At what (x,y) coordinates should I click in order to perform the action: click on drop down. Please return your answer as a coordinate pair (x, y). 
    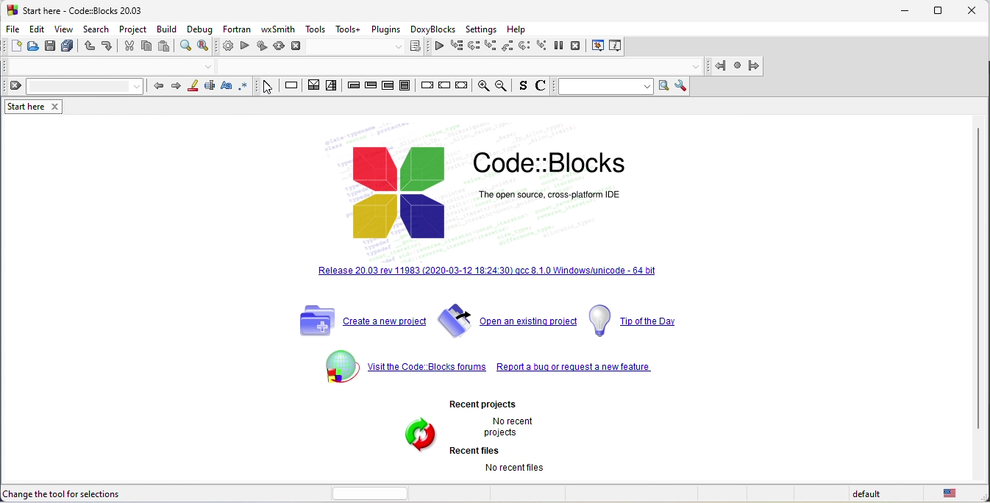
    Looking at the image, I should click on (694, 65).